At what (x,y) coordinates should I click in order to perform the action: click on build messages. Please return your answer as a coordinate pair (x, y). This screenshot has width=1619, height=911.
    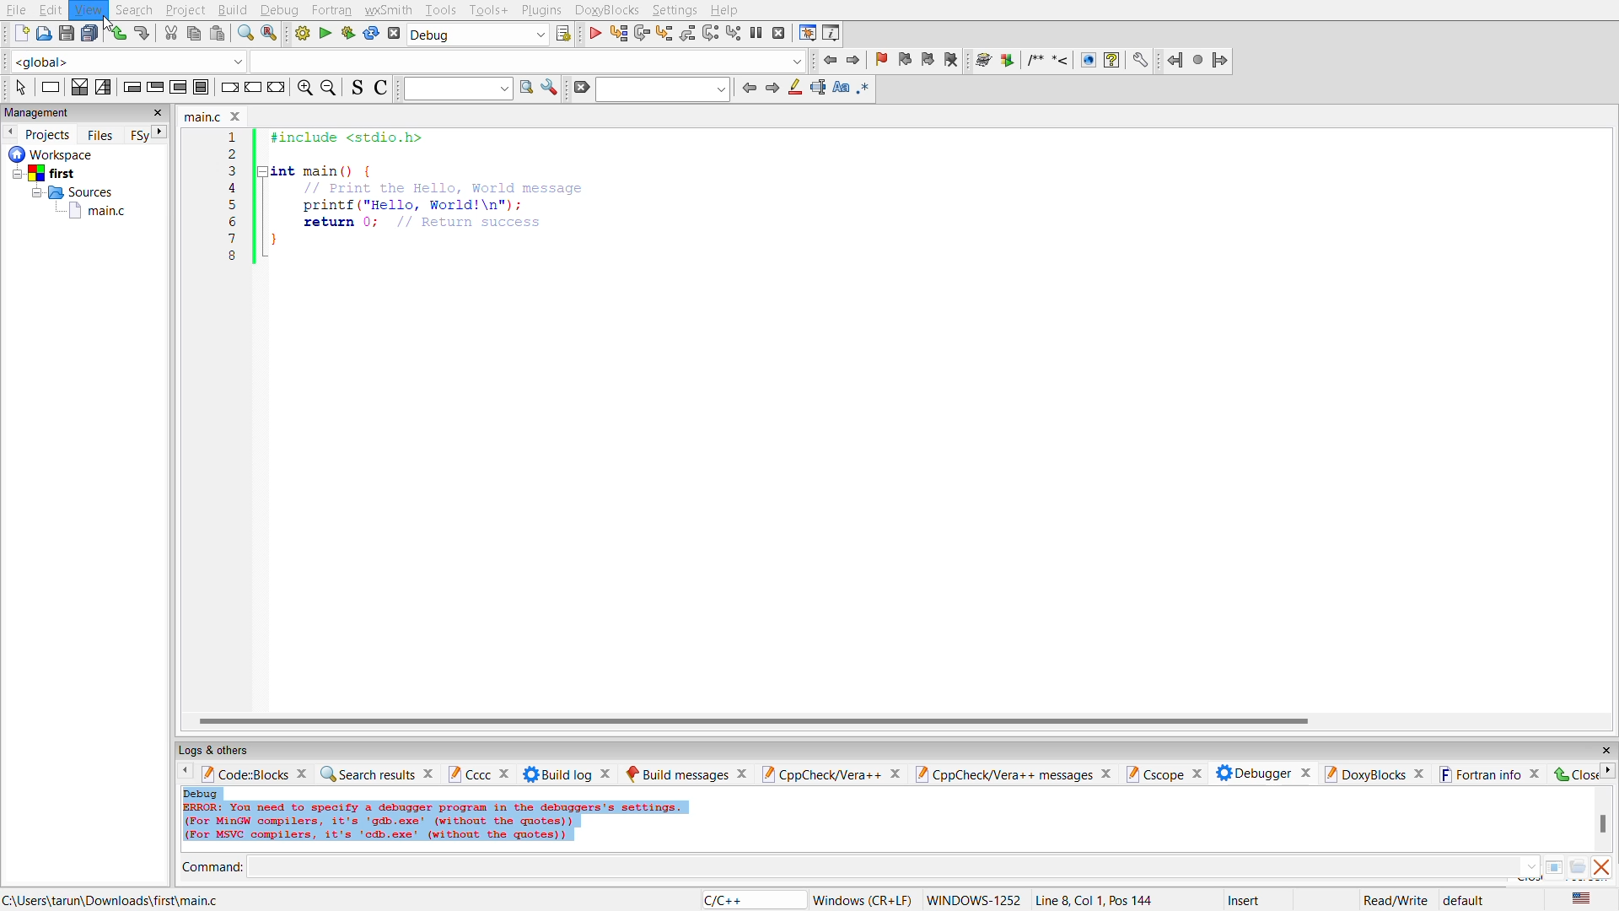
    Looking at the image, I should click on (686, 771).